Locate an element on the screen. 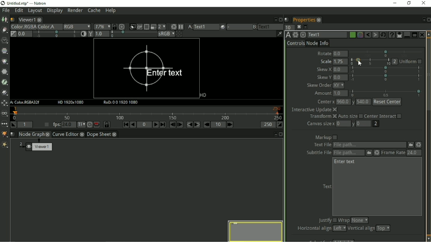  Other is located at coordinates (4, 124).